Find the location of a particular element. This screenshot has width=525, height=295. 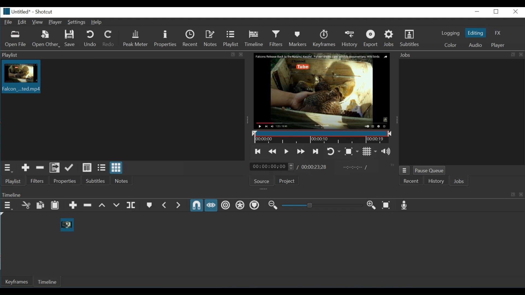

In oint is located at coordinates (354, 168).